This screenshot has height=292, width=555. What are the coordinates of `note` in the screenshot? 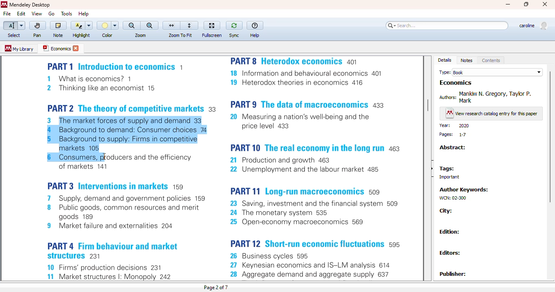 It's located at (58, 26).